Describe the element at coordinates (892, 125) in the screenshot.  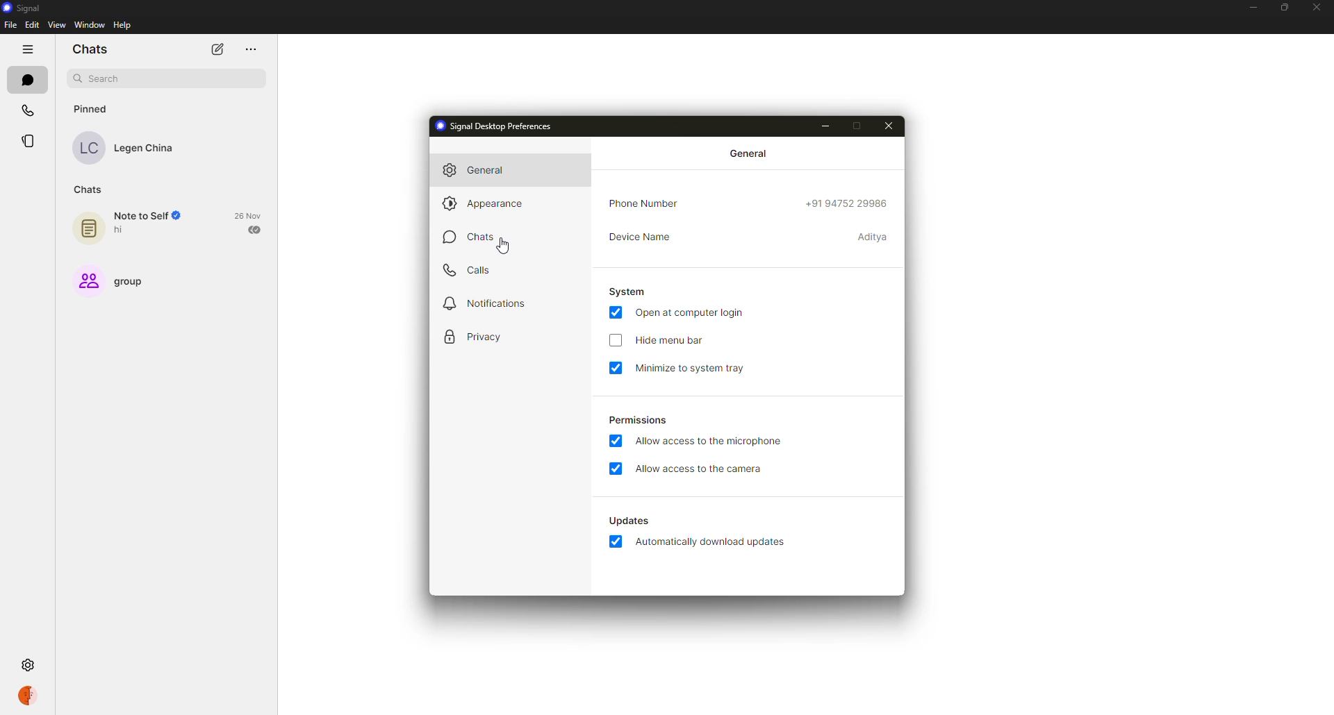
I see `close` at that location.